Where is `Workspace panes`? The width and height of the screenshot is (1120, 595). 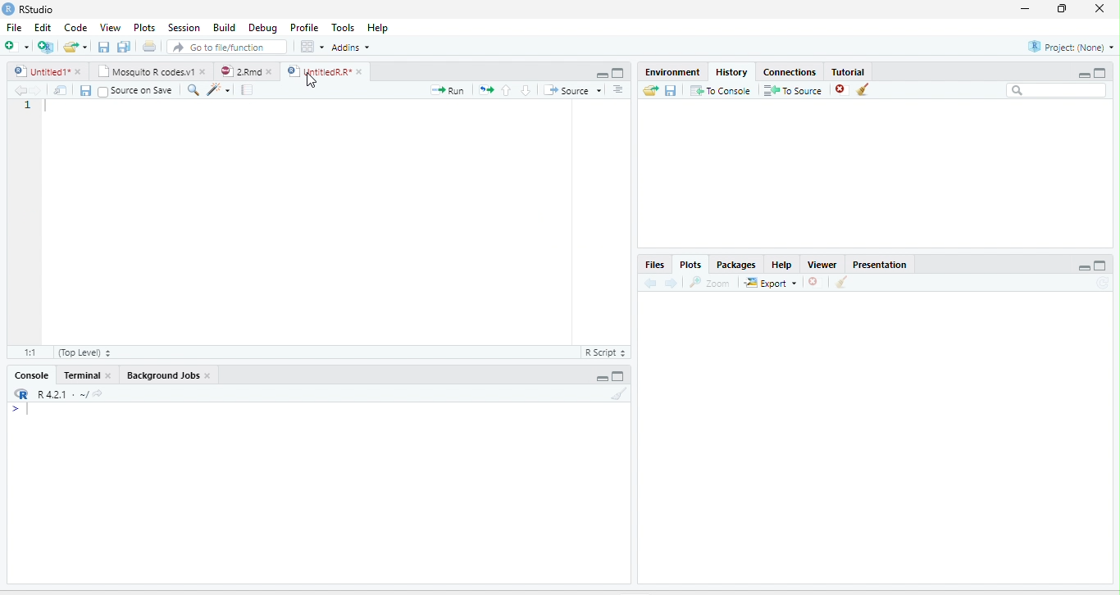 Workspace panes is located at coordinates (311, 46).